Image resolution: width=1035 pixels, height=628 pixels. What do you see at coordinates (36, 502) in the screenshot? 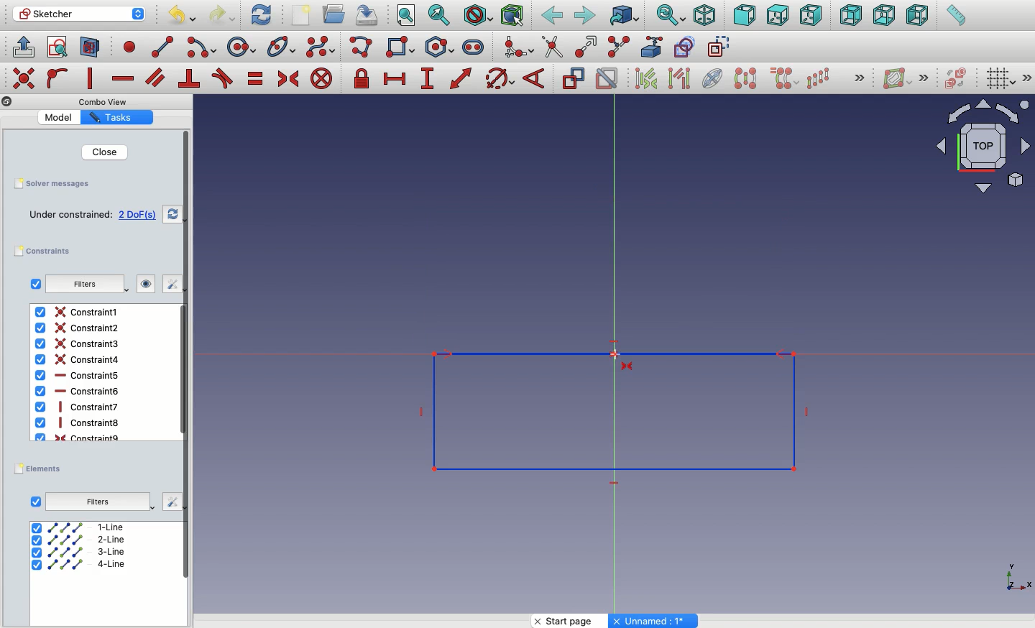
I see `Checkbox` at bounding box center [36, 502].